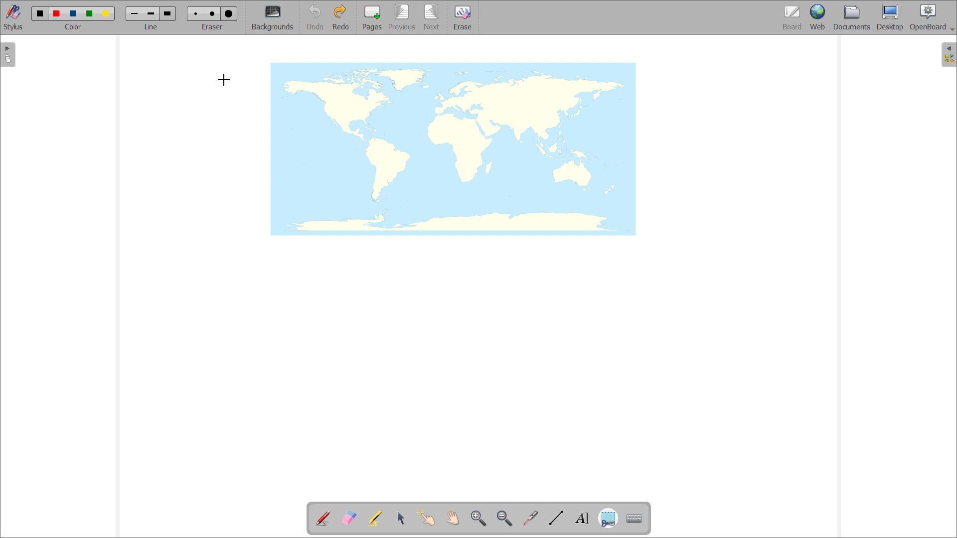  I want to click on highlights, so click(374, 519).